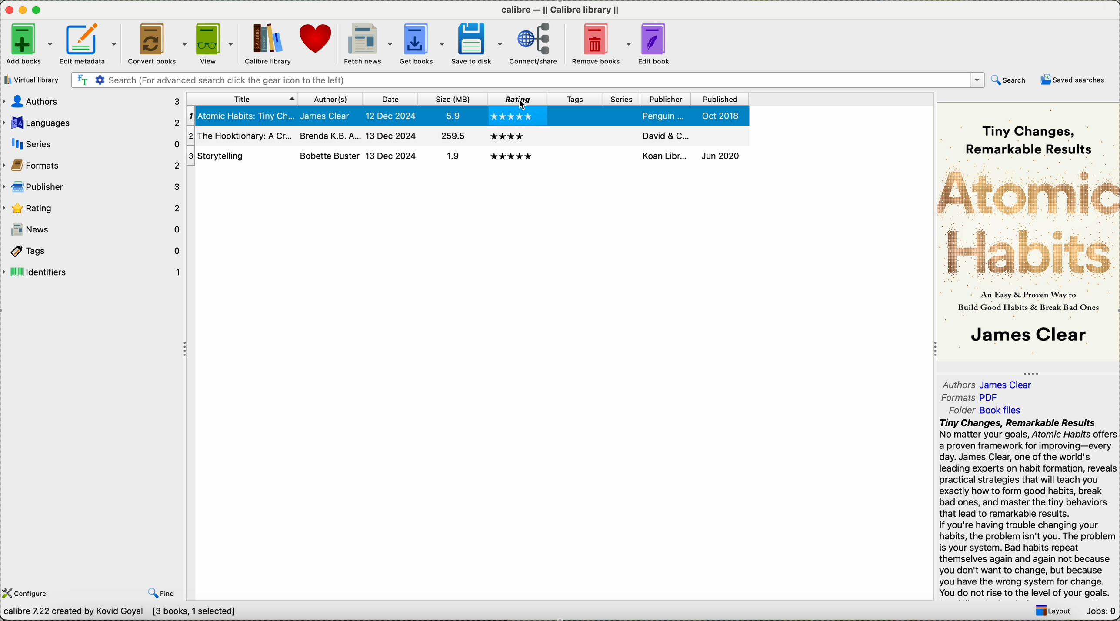 This screenshot has height=621, width=1120. Describe the element at coordinates (316, 39) in the screenshot. I see `donate` at that location.